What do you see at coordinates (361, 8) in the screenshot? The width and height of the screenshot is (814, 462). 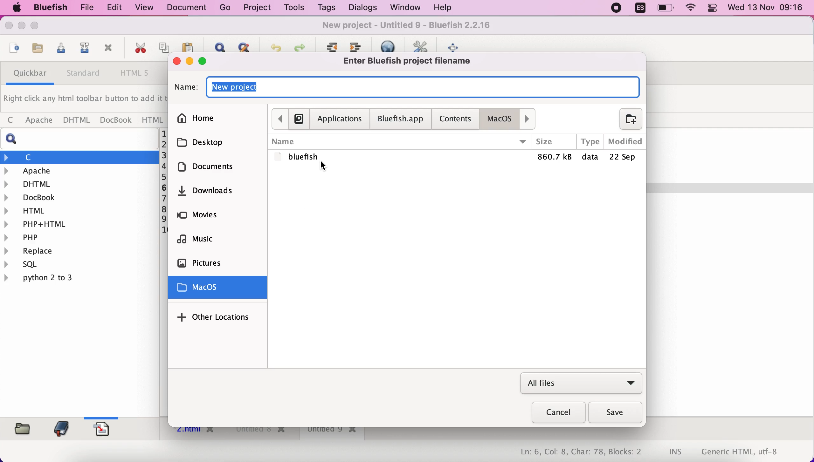 I see `dialogs` at bounding box center [361, 8].